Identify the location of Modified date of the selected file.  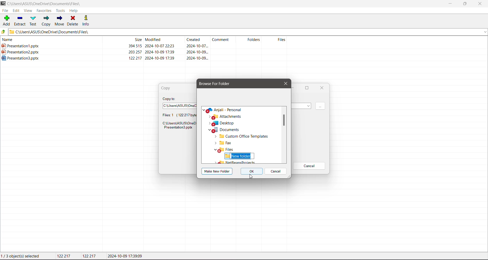
(127, 256).